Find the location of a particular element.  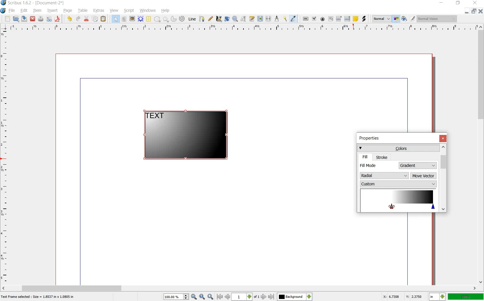

fill mode is located at coordinates (378, 165).